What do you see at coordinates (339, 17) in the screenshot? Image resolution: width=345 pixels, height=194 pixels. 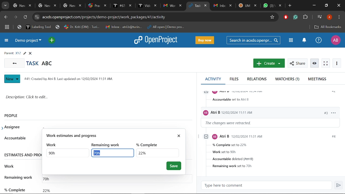 I see `Control and customize chrome` at bounding box center [339, 17].